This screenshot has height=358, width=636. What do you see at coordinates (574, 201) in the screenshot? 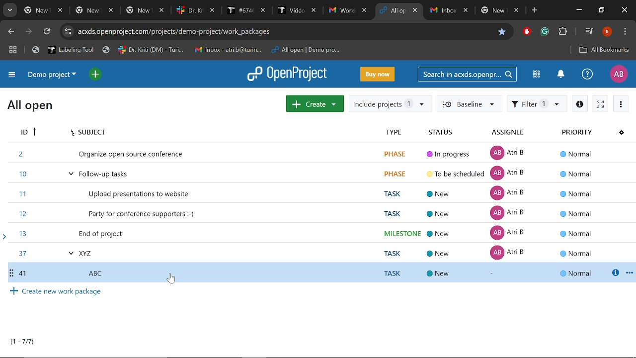
I see `priority` at bounding box center [574, 201].